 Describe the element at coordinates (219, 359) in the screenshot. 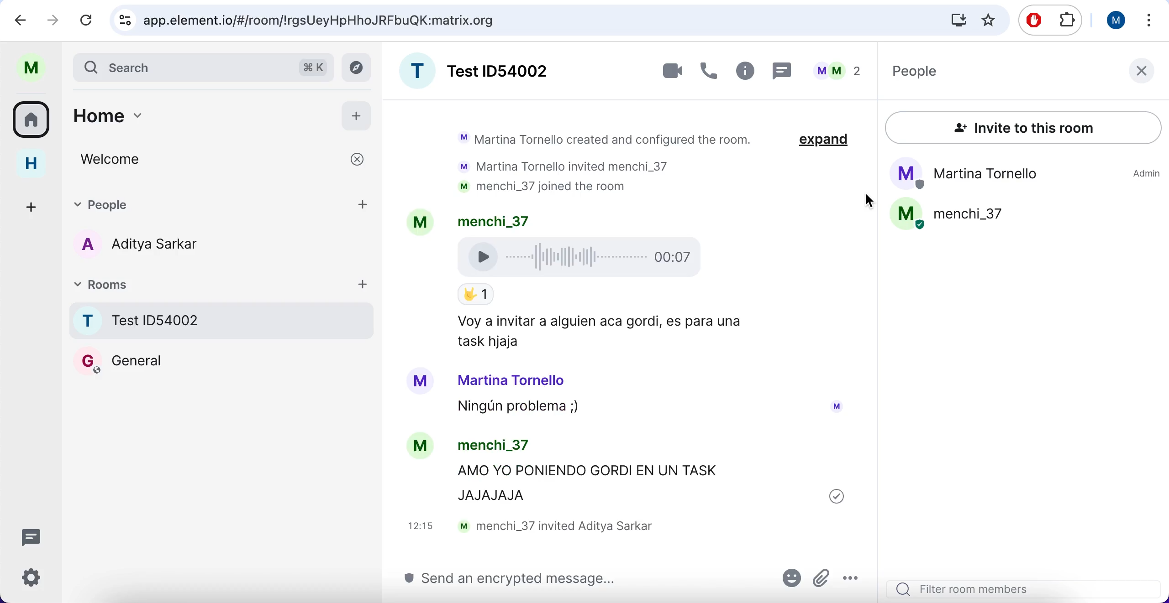

I see `Room` at that location.